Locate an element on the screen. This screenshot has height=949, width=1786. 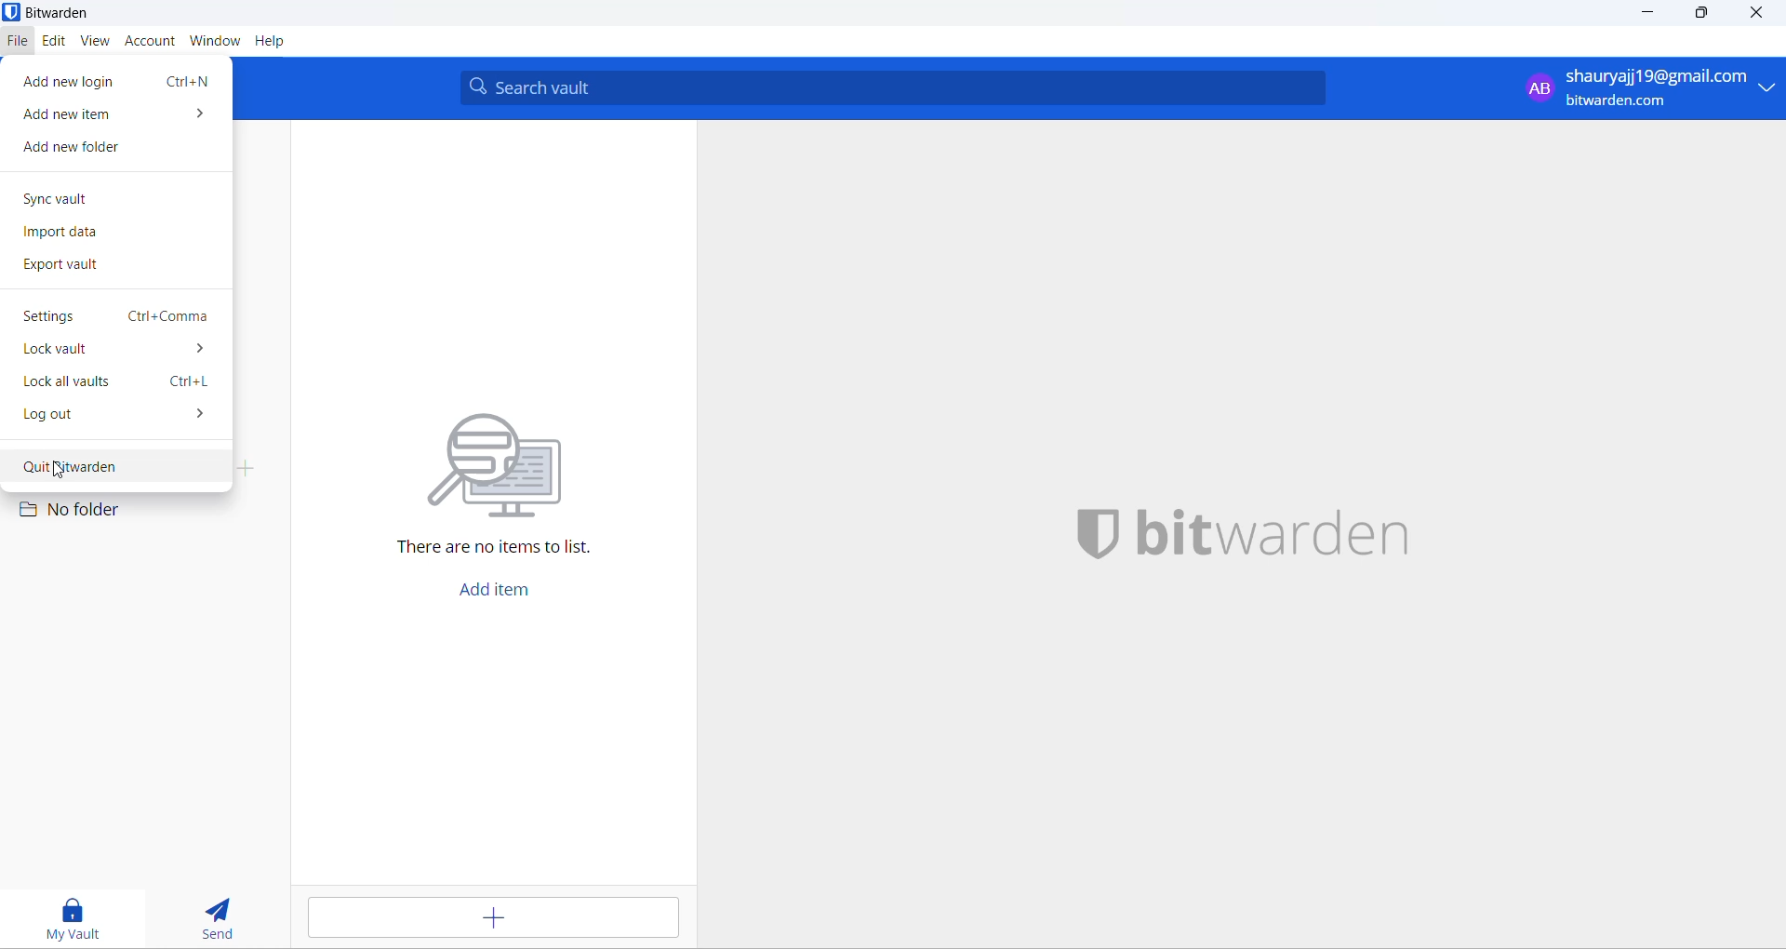
add new login is located at coordinates (120, 81).